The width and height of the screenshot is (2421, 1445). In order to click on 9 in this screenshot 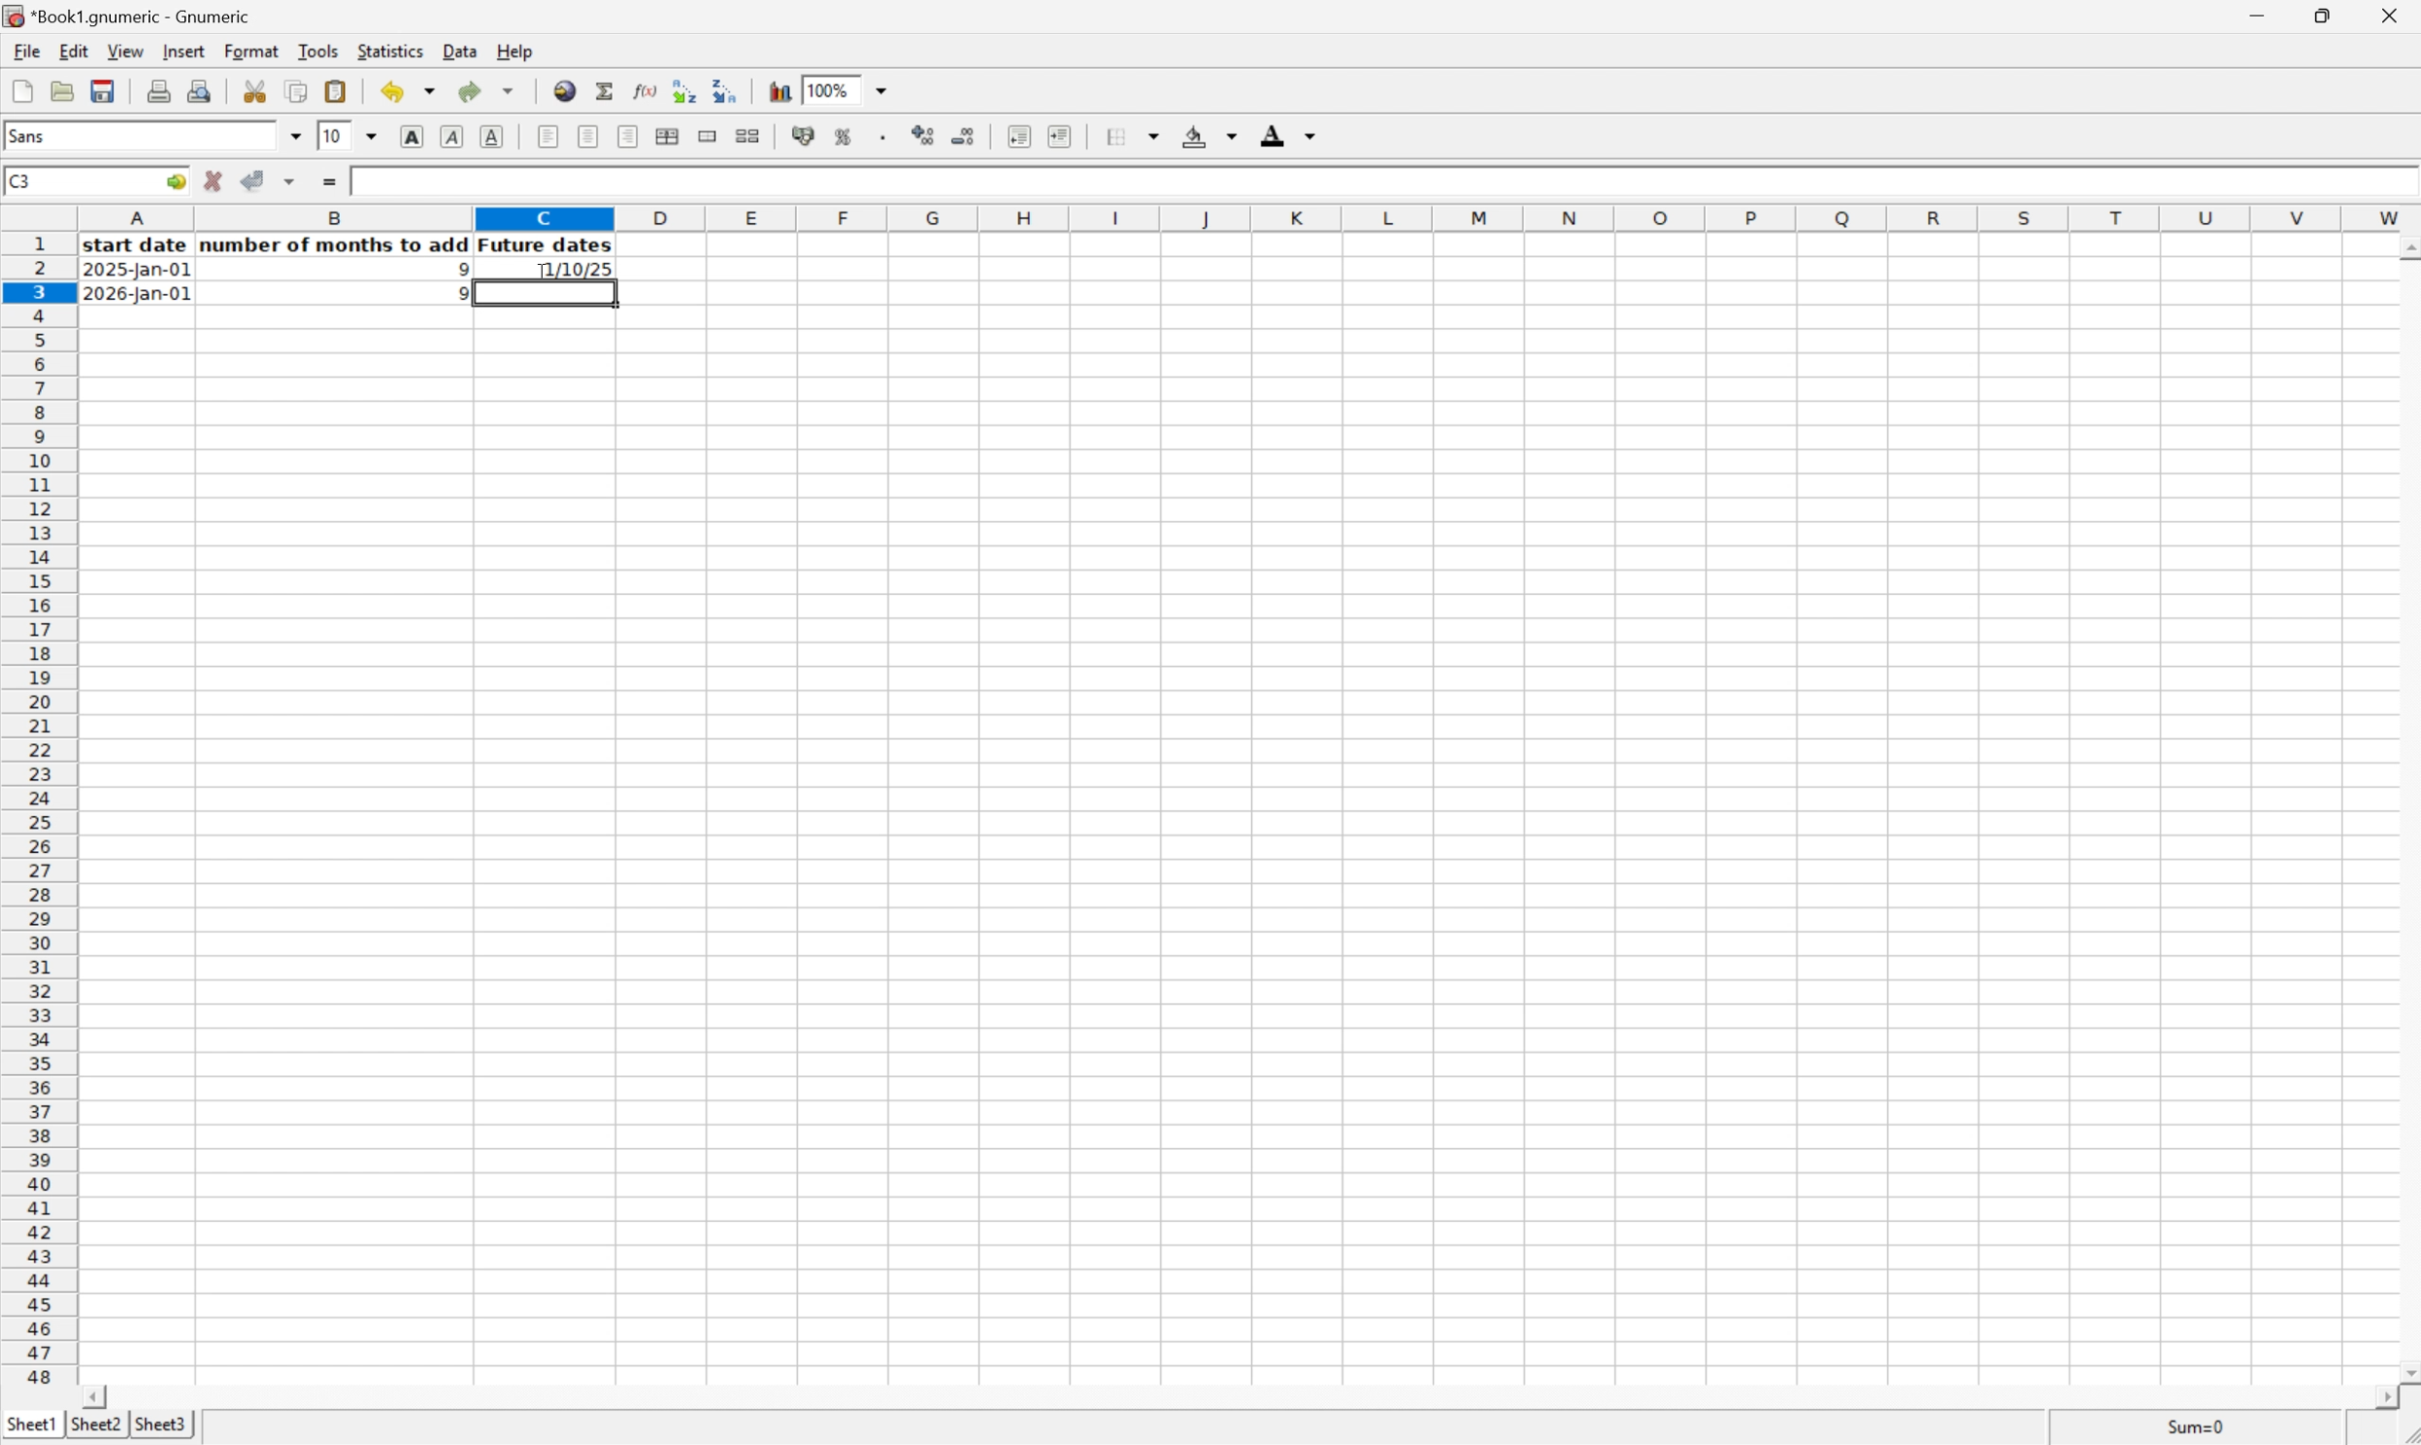, I will do `click(456, 295)`.